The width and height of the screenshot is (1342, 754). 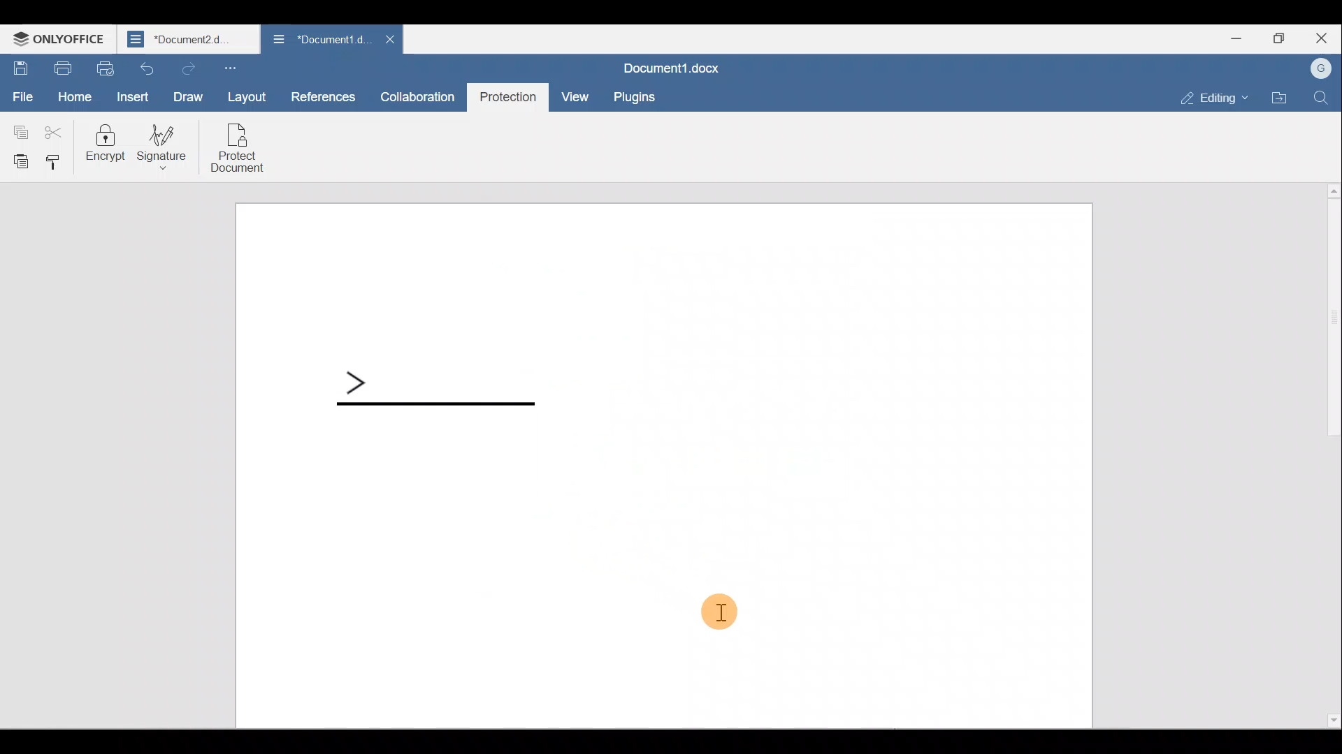 What do you see at coordinates (1321, 39) in the screenshot?
I see `Close` at bounding box center [1321, 39].